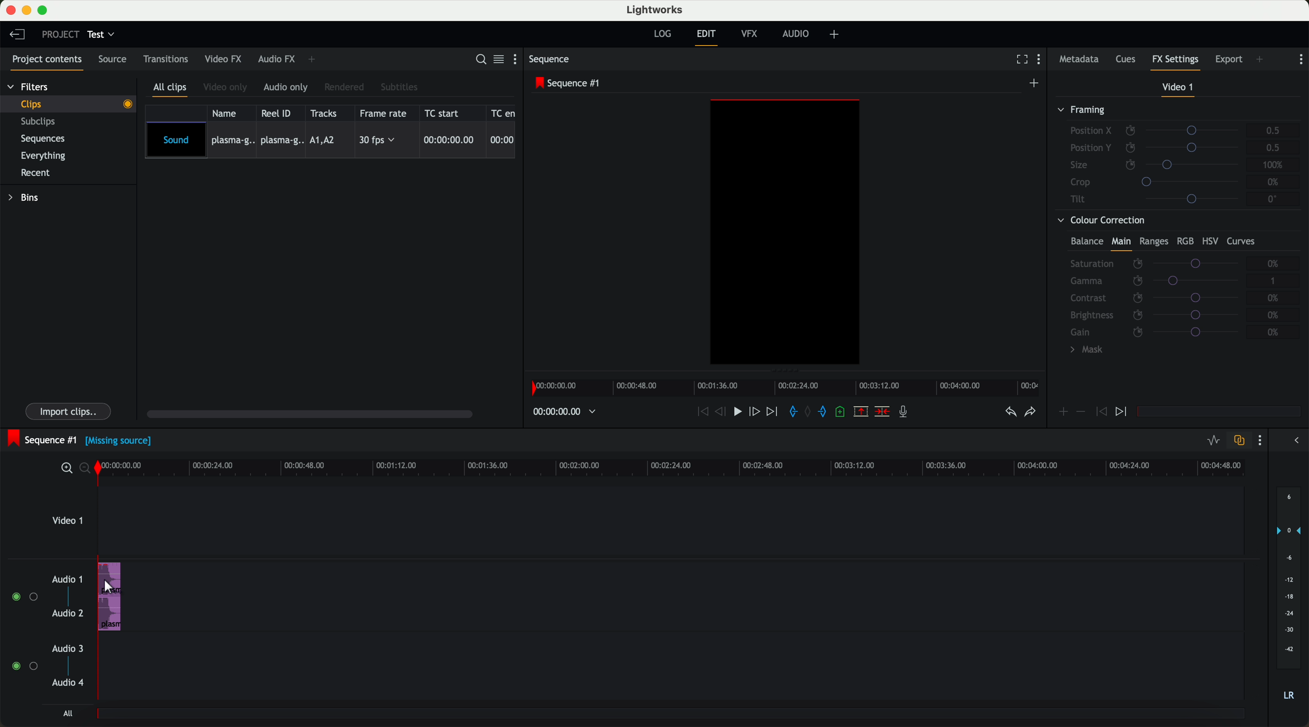 The width and height of the screenshot is (1309, 727). I want to click on play, so click(740, 413).